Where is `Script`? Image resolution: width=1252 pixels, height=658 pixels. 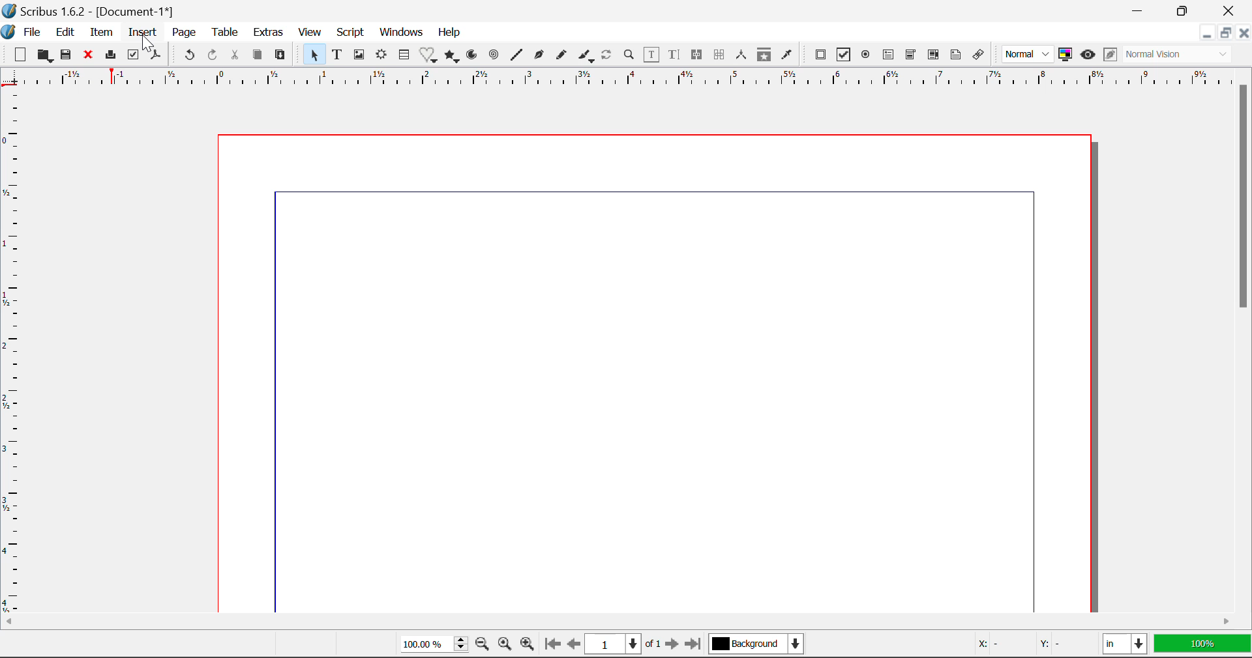
Script is located at coordinates (350, 34).